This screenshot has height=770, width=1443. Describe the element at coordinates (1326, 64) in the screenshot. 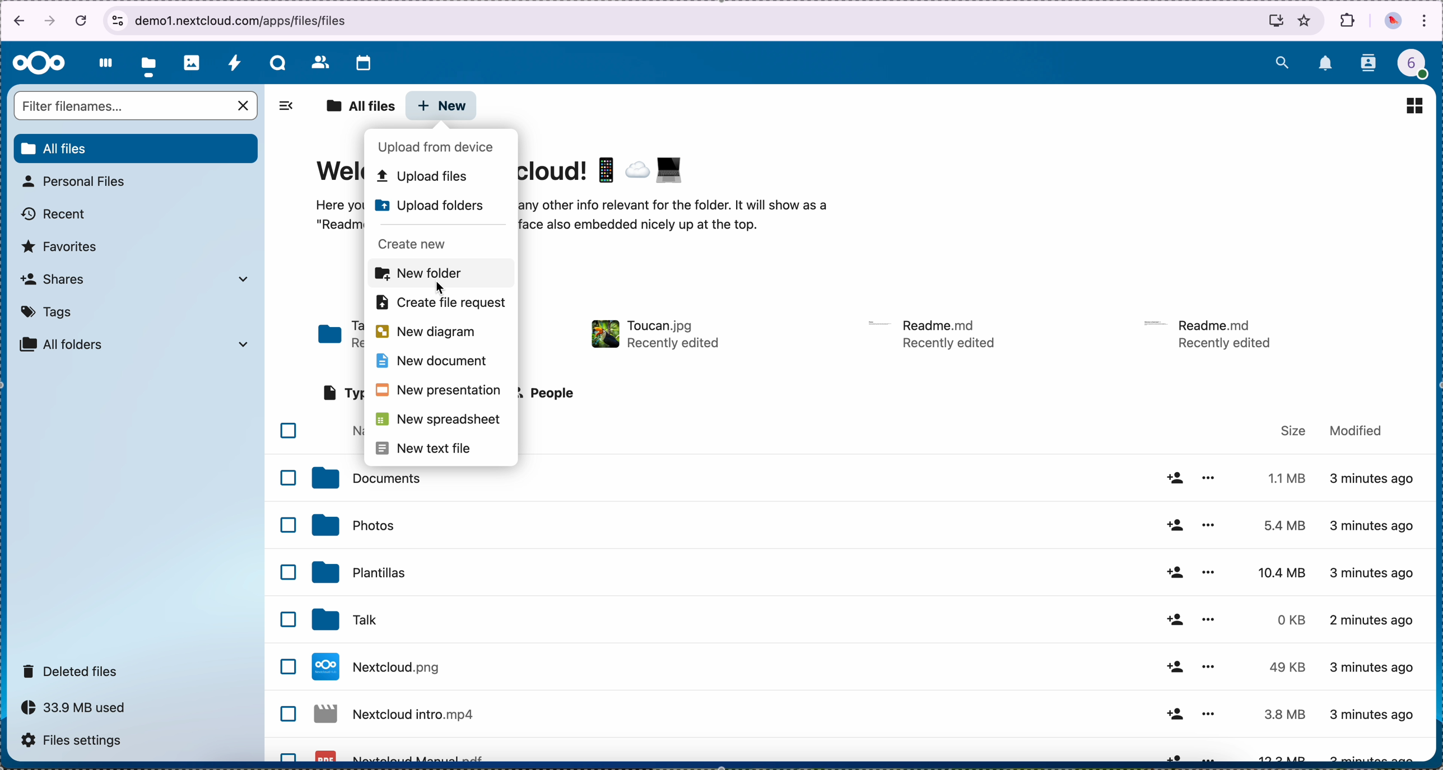

I see `notifications` at that location.